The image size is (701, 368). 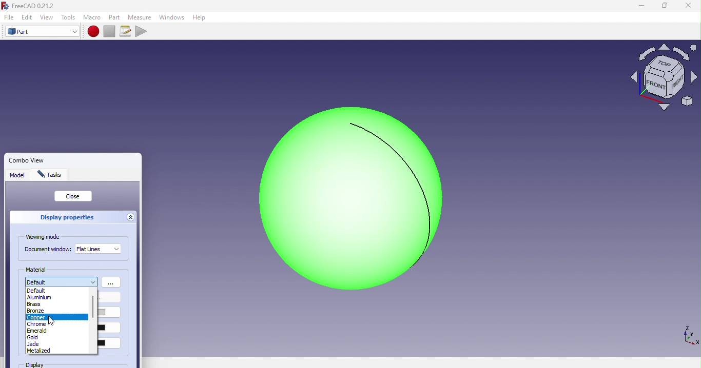 I want to click on File, so click(x=7, y=17).